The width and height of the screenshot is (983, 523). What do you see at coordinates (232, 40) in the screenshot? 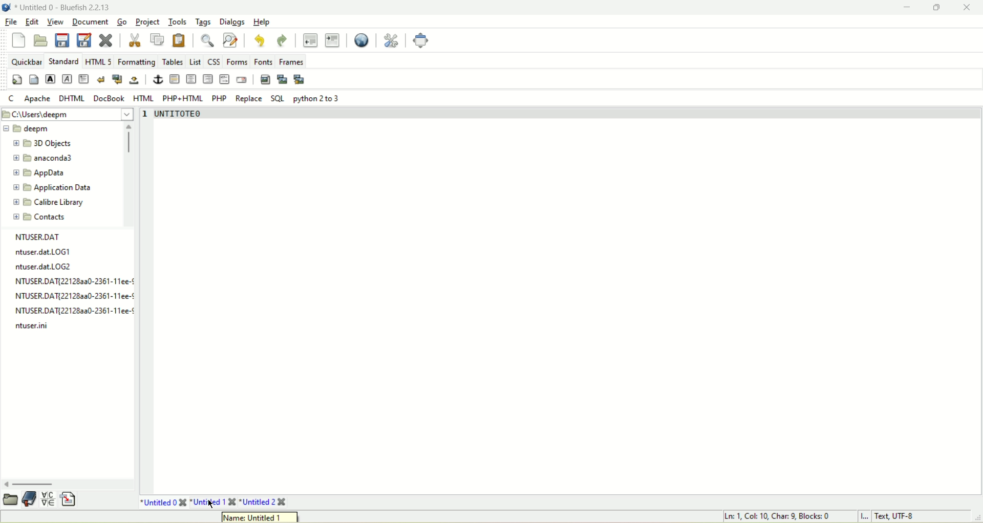
I see `advanced find and replace` at bounding box center [232, 40].